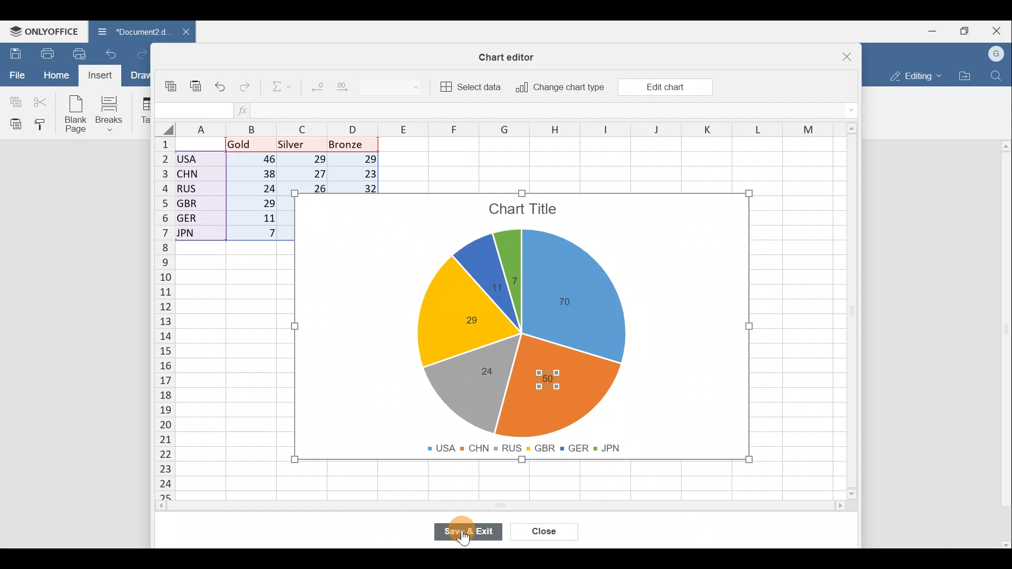 The height and width of the screenshot is (569, 1012). I want to click on Copy, so click(173, 87).